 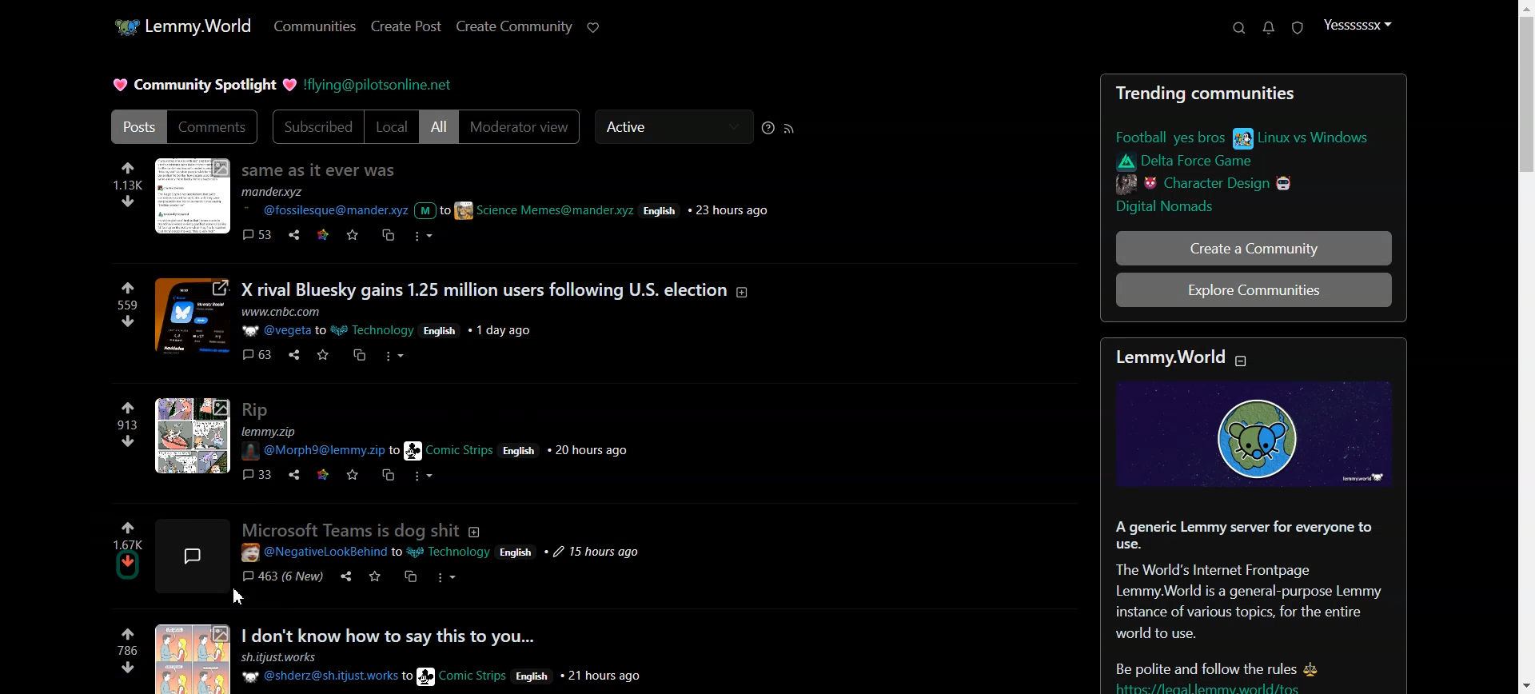 I want to click on Hyperlink, so click(x=381, y=86).